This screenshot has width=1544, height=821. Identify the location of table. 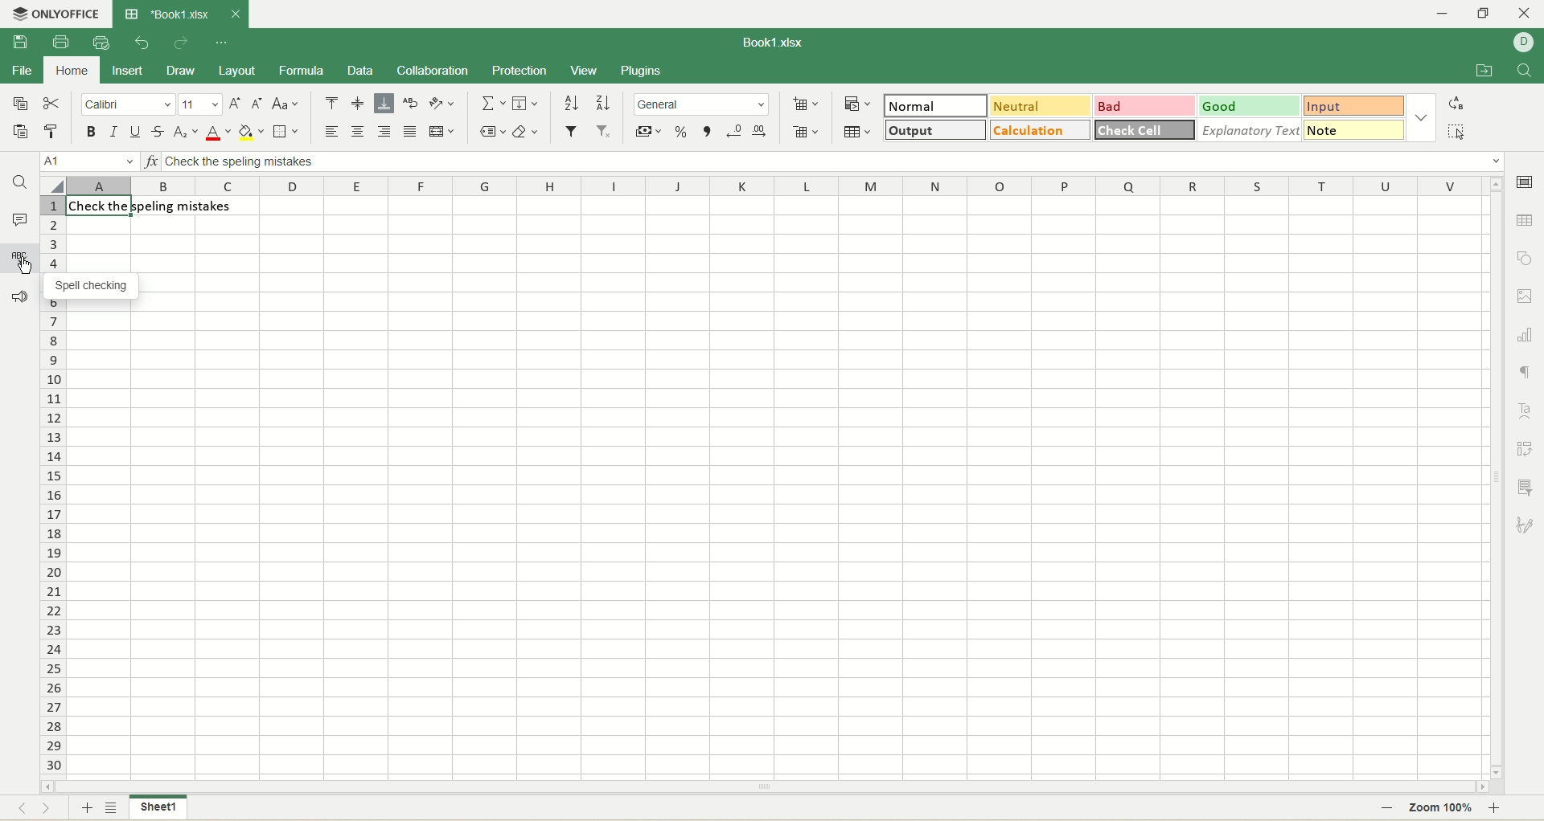
(858, 131).